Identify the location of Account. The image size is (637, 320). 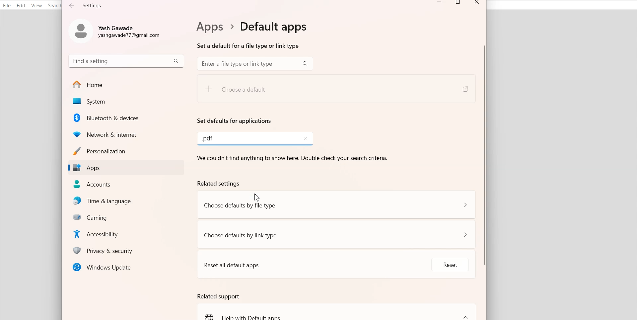
(117, 30).